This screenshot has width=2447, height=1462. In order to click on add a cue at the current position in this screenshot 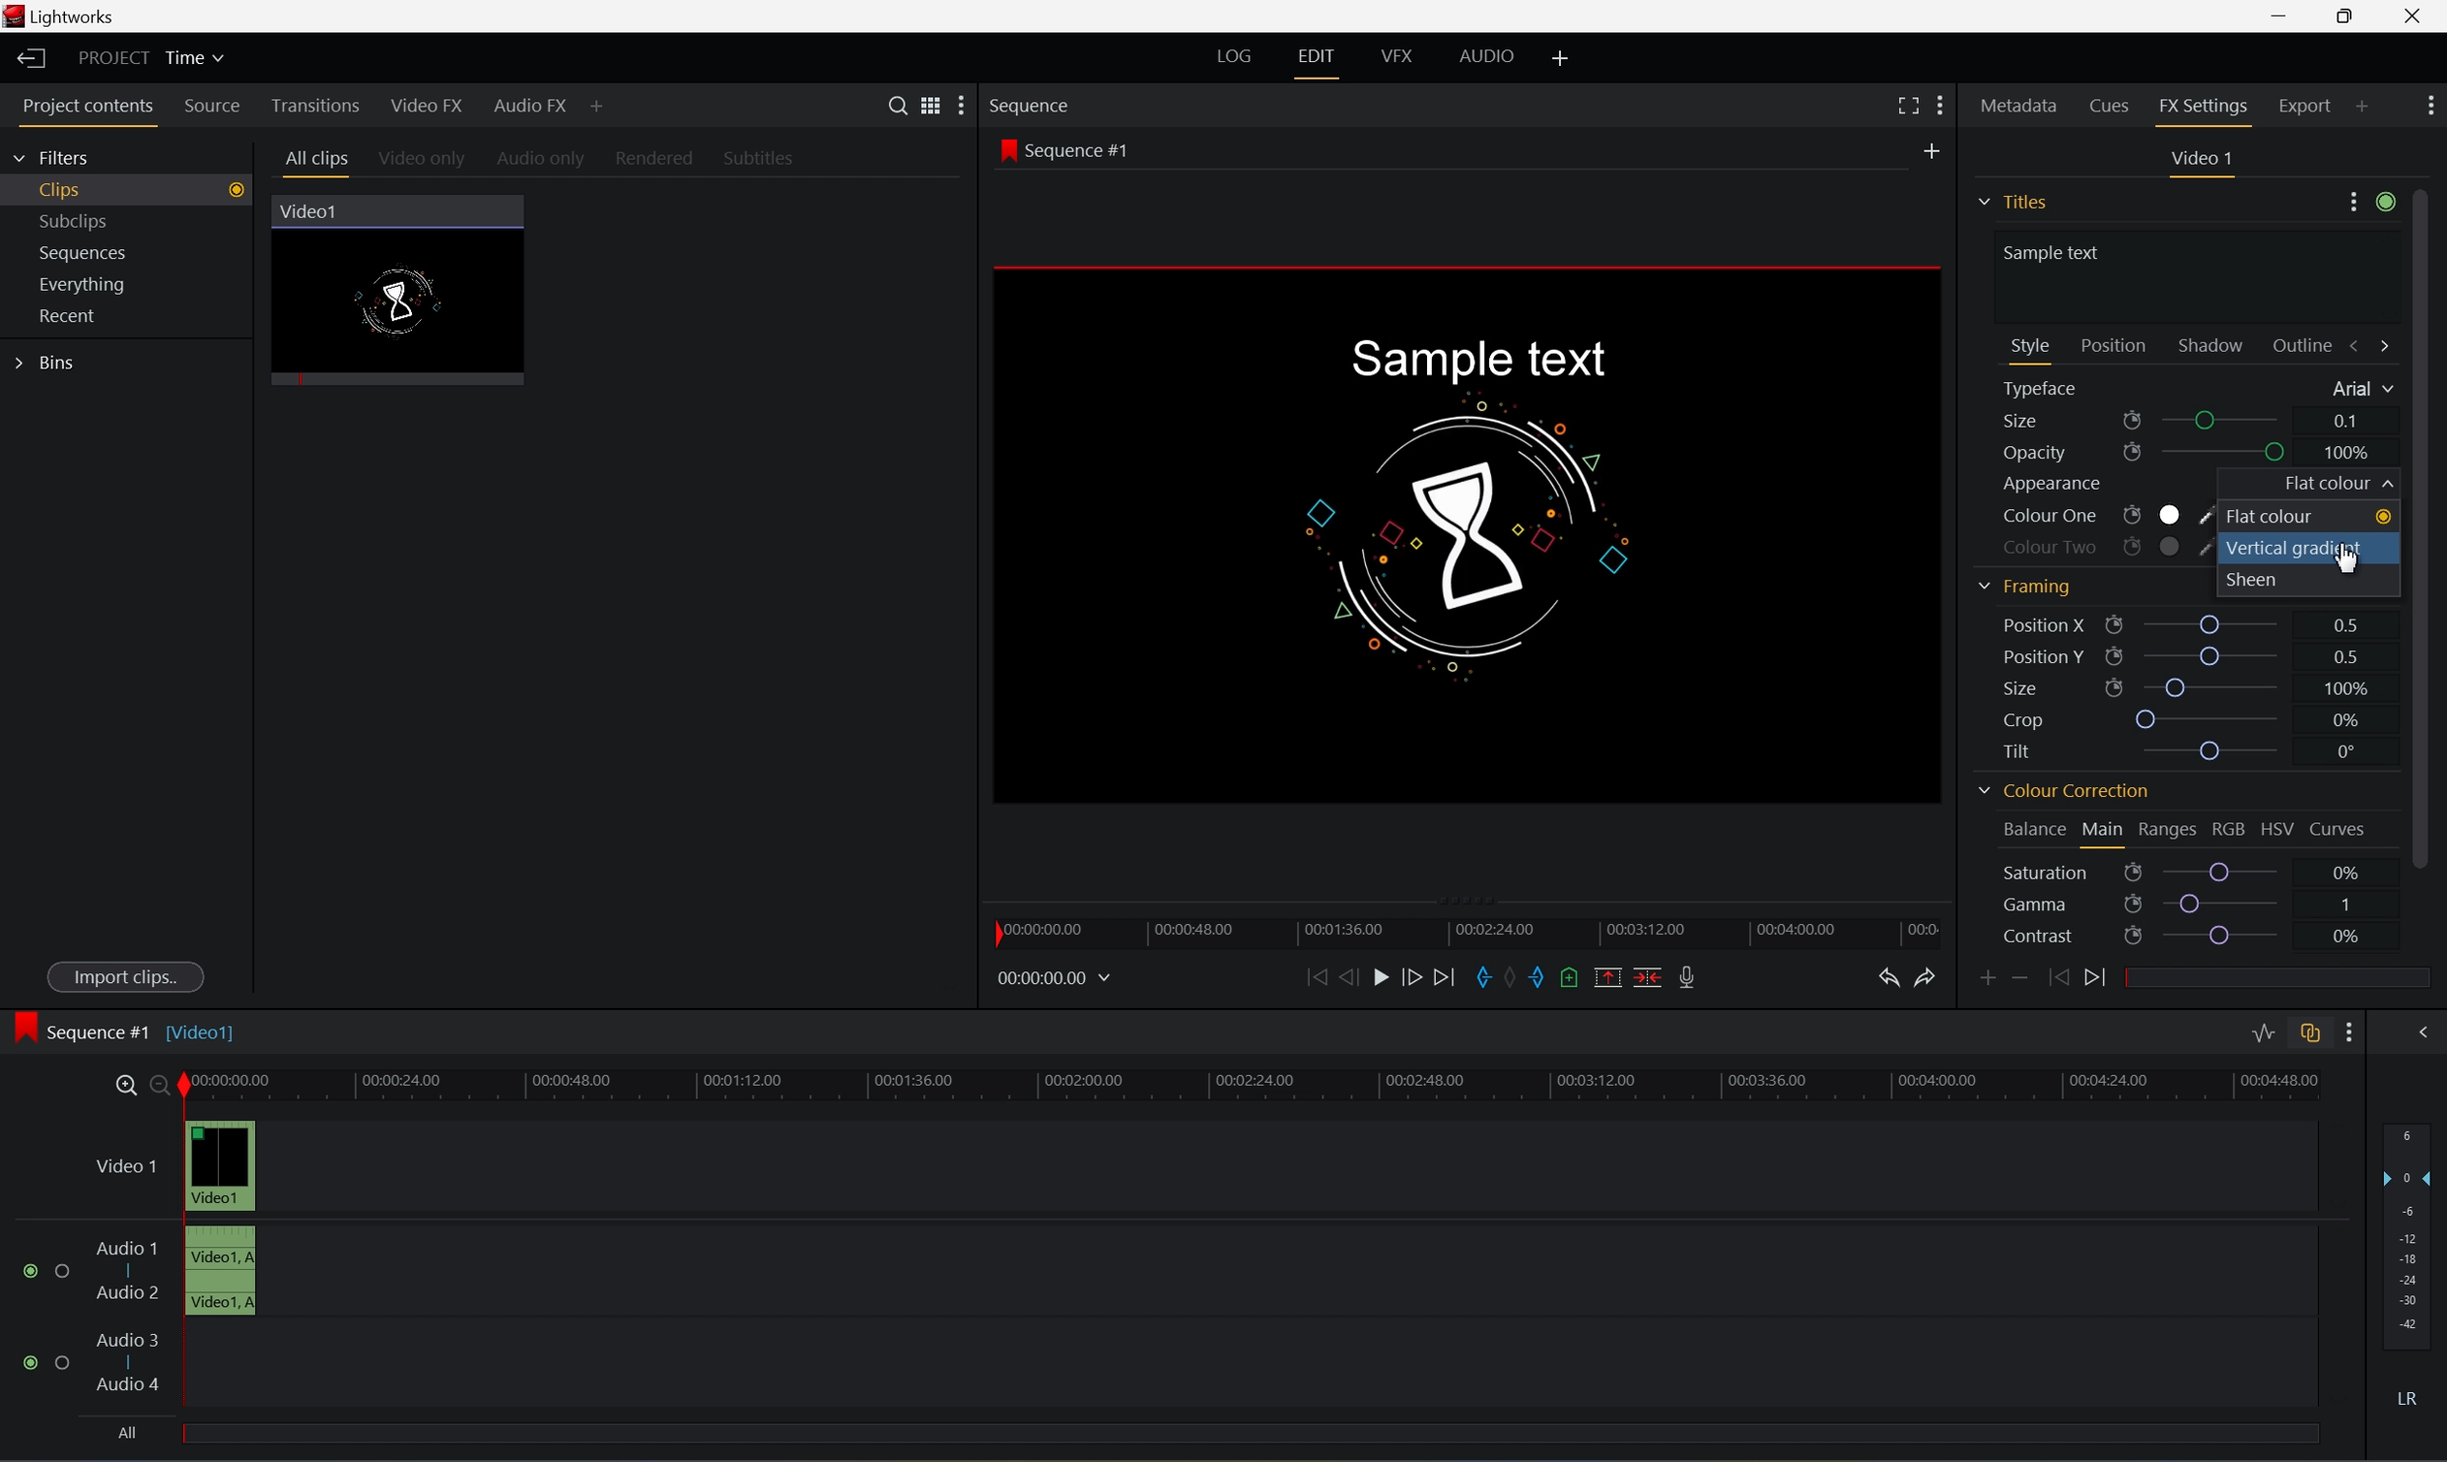, I will do `click(1577, 979)`.